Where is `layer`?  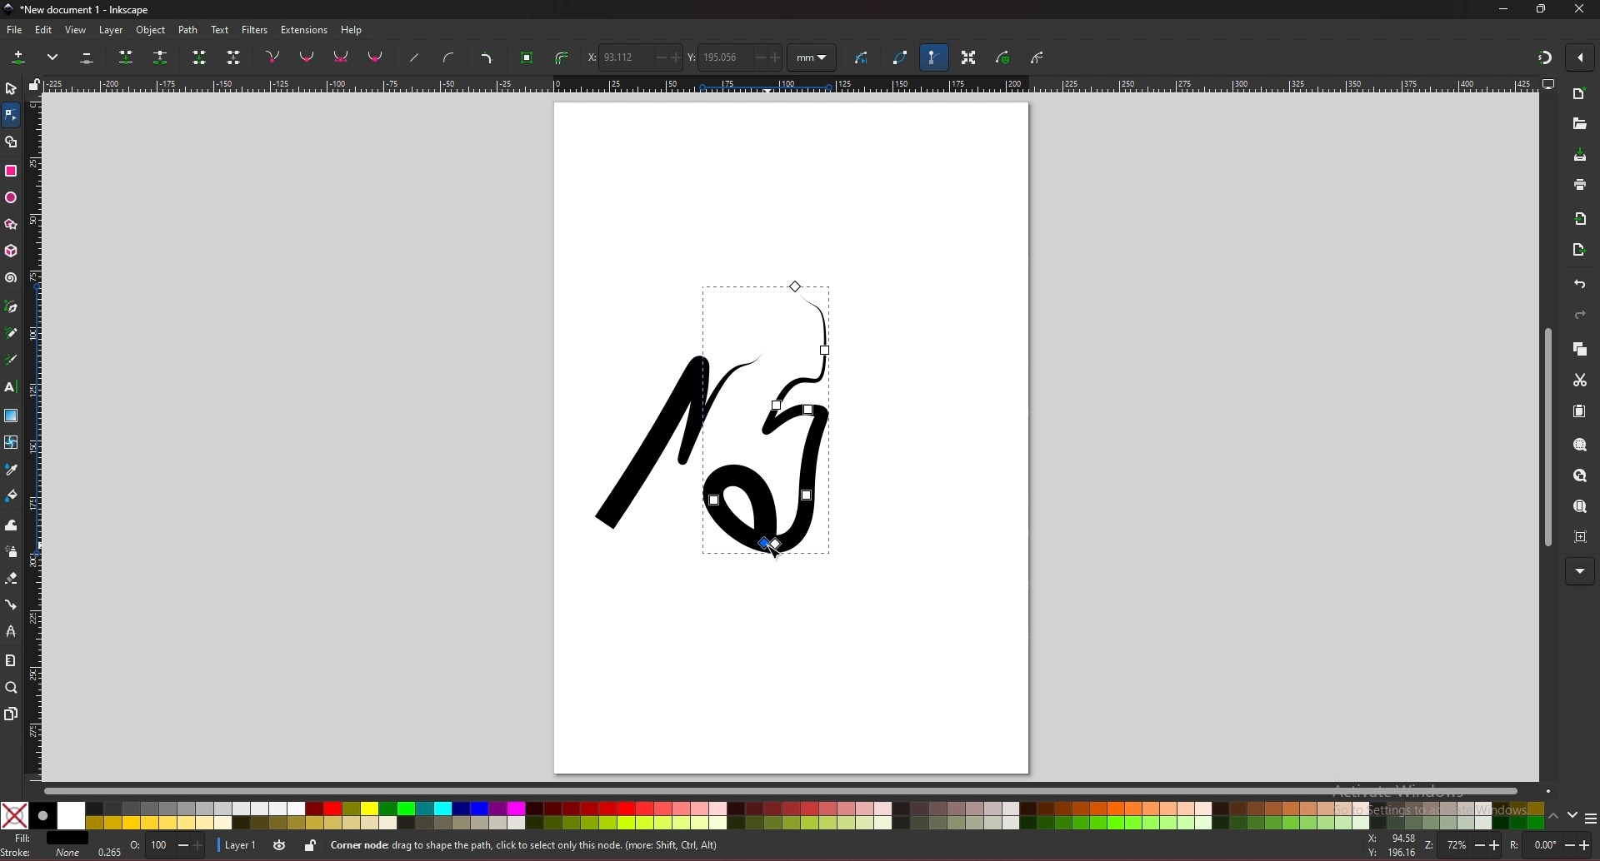
layer is located at coordinates (239, 845).